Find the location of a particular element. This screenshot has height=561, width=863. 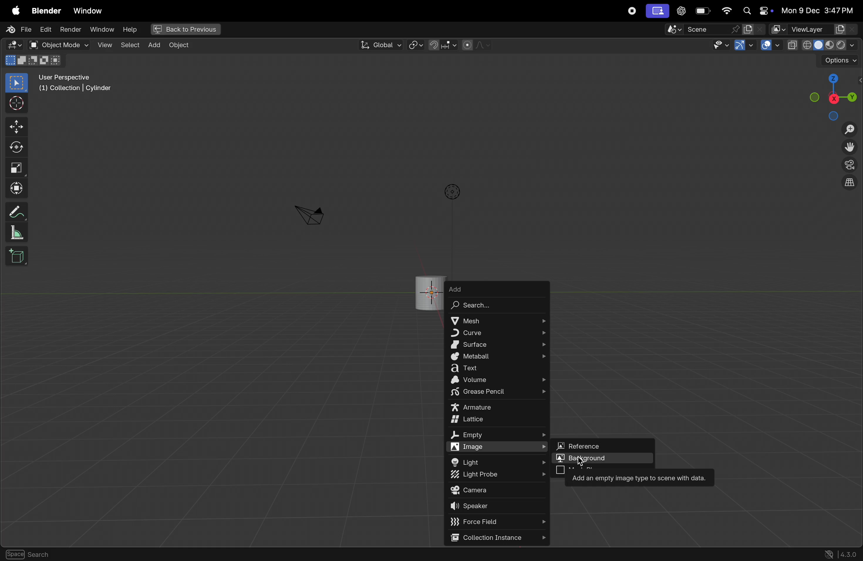

Windows is located at coordinates (88, 9).